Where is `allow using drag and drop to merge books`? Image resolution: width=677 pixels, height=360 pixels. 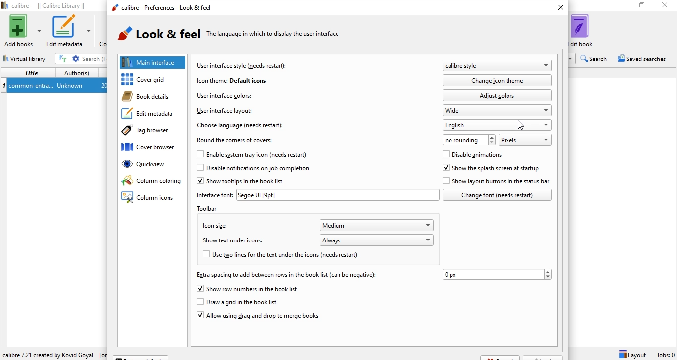 allow using drag and drop to merge books is located at coordinates (257, 317).